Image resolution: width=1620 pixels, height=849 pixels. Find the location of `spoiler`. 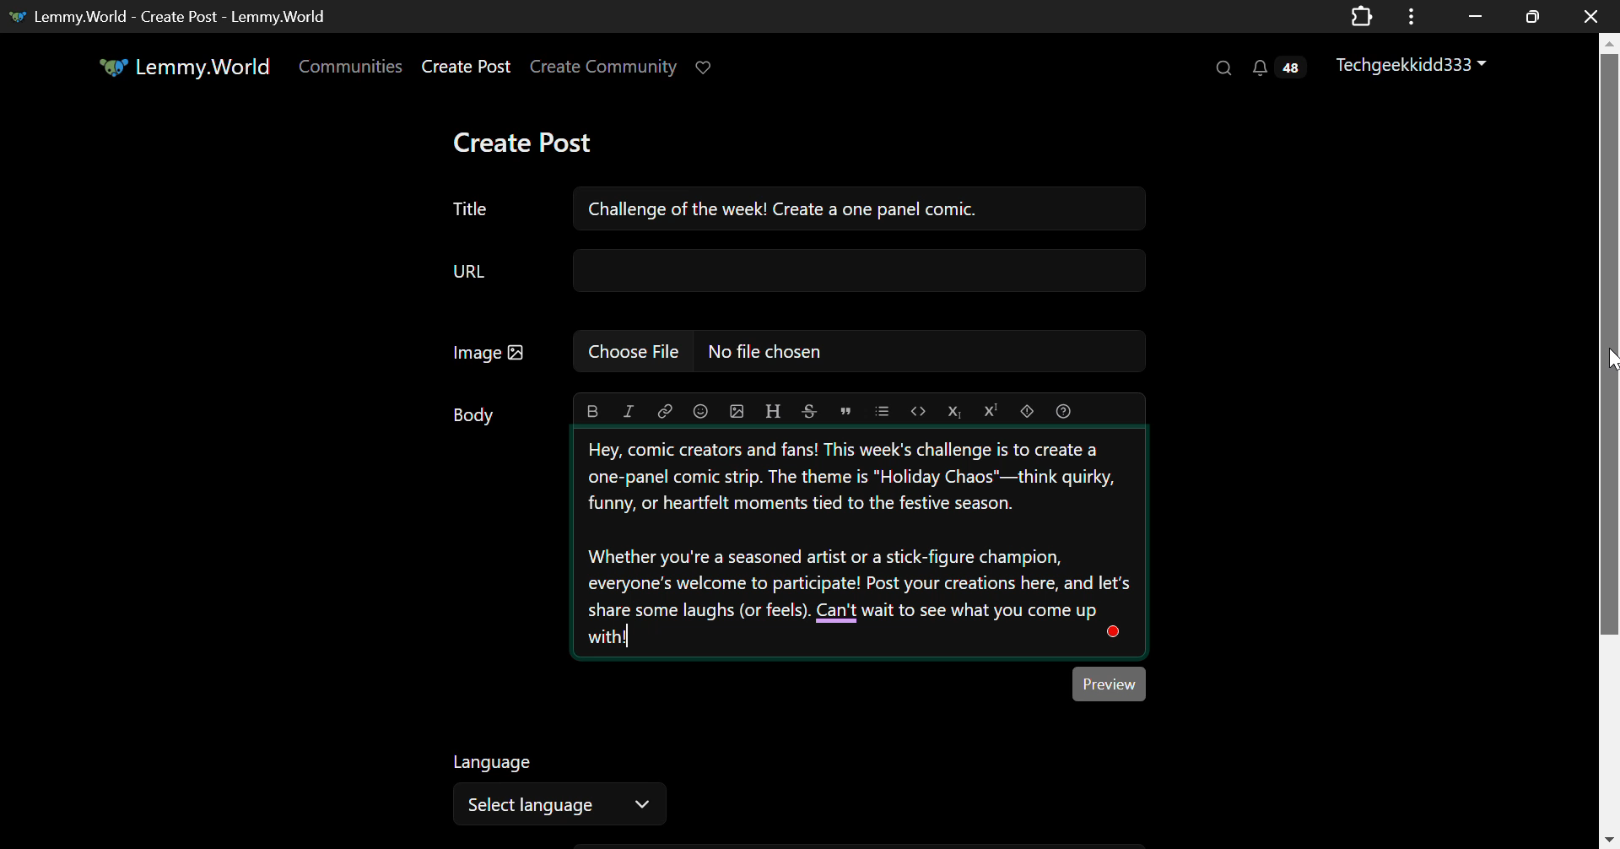

spoiler is located at coordinates (1024, 410).